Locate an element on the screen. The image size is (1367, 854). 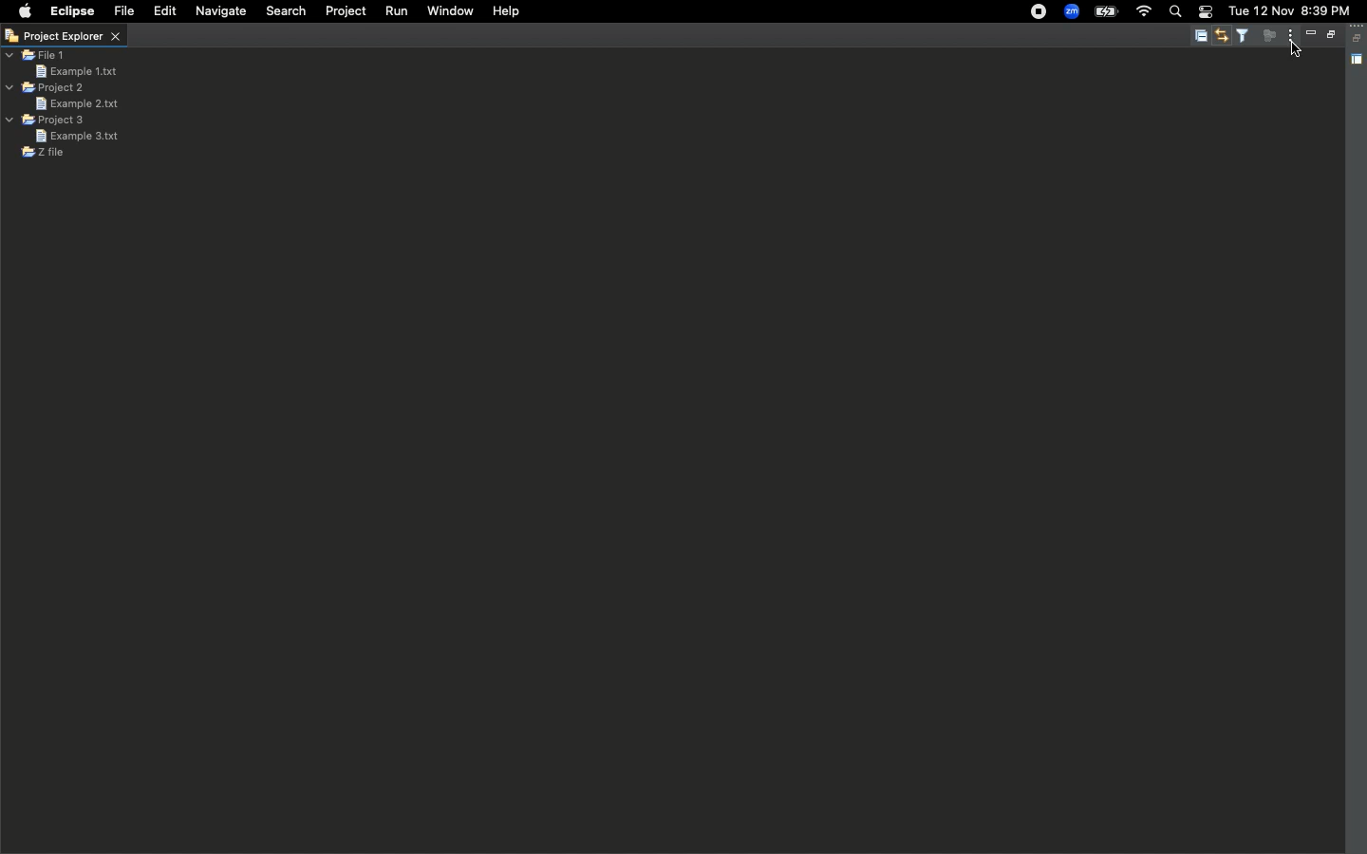
Notification is located at coordinates (1206, 12).